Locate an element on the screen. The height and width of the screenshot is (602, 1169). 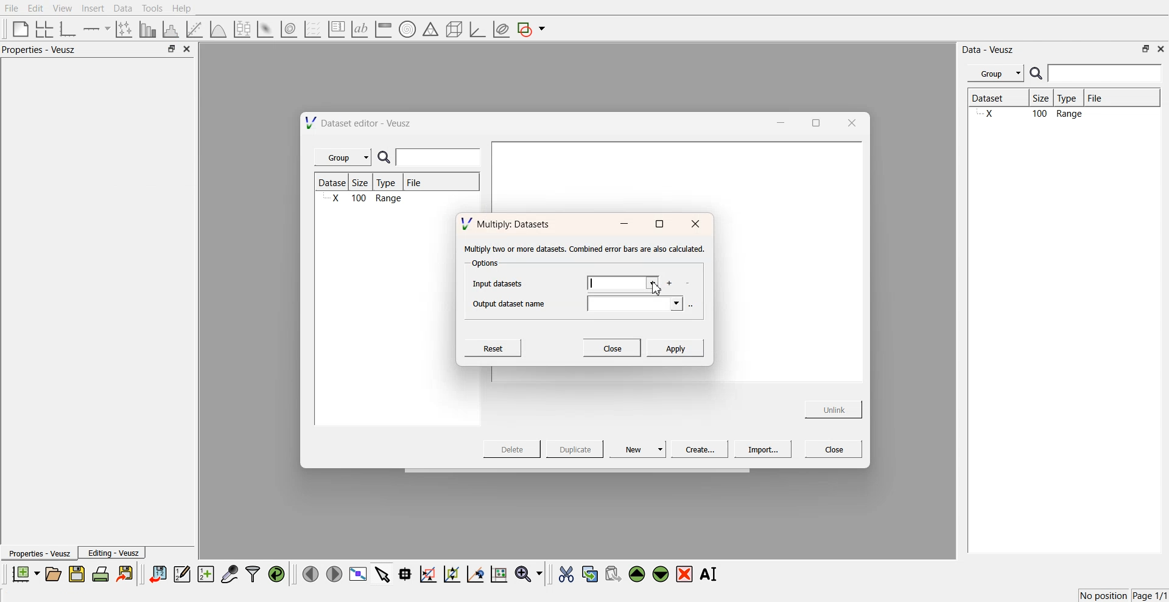
recenter the graph axes is located at coordinates (475, 573).